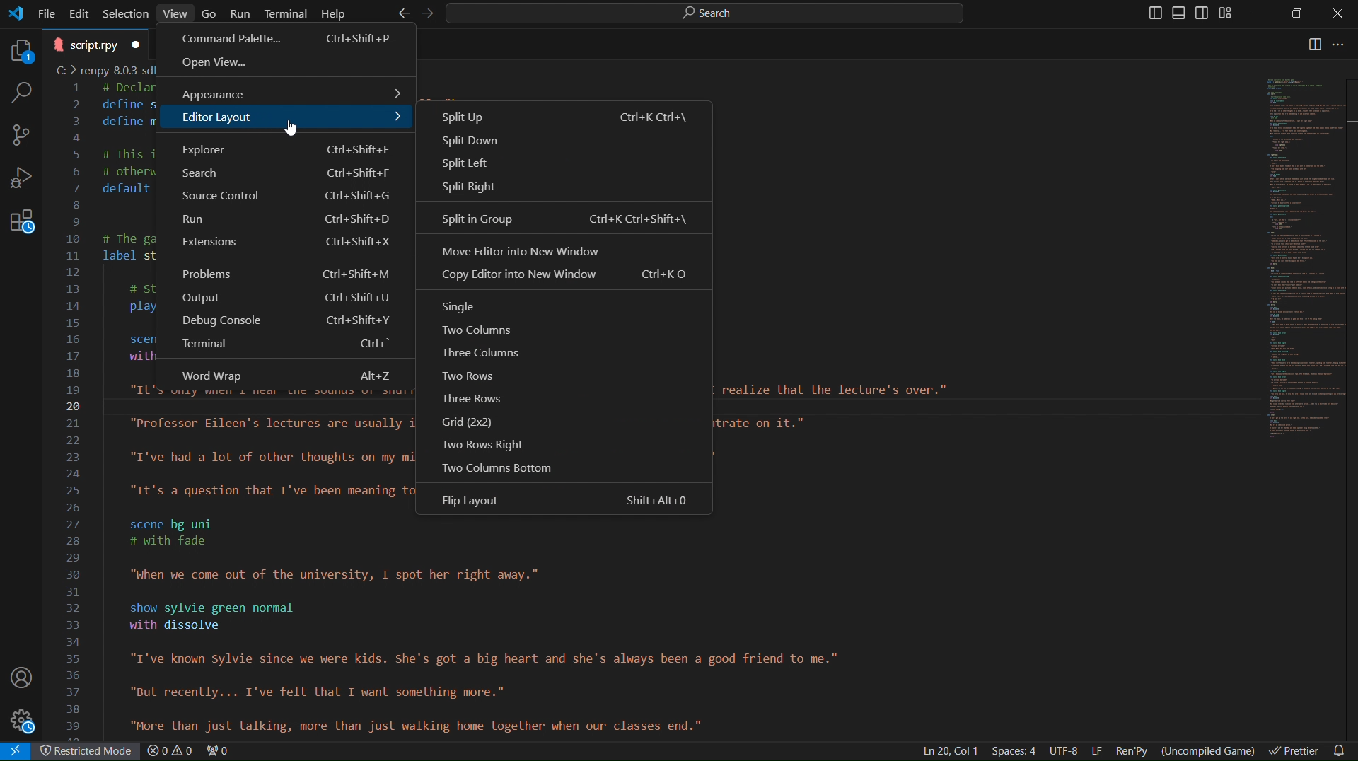 Image resolution: width=1358 pixels, height=761 pixels. Describe the element at coordinates (96, 44) in the screenshot. I see `script.rpy` at that location.